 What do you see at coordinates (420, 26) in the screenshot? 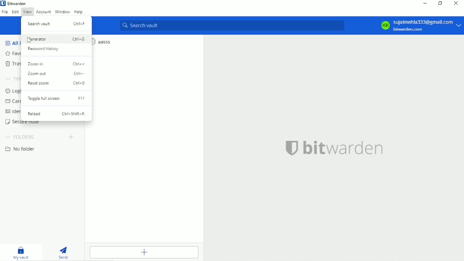
I see `Account` at bounding box center [420, 26].